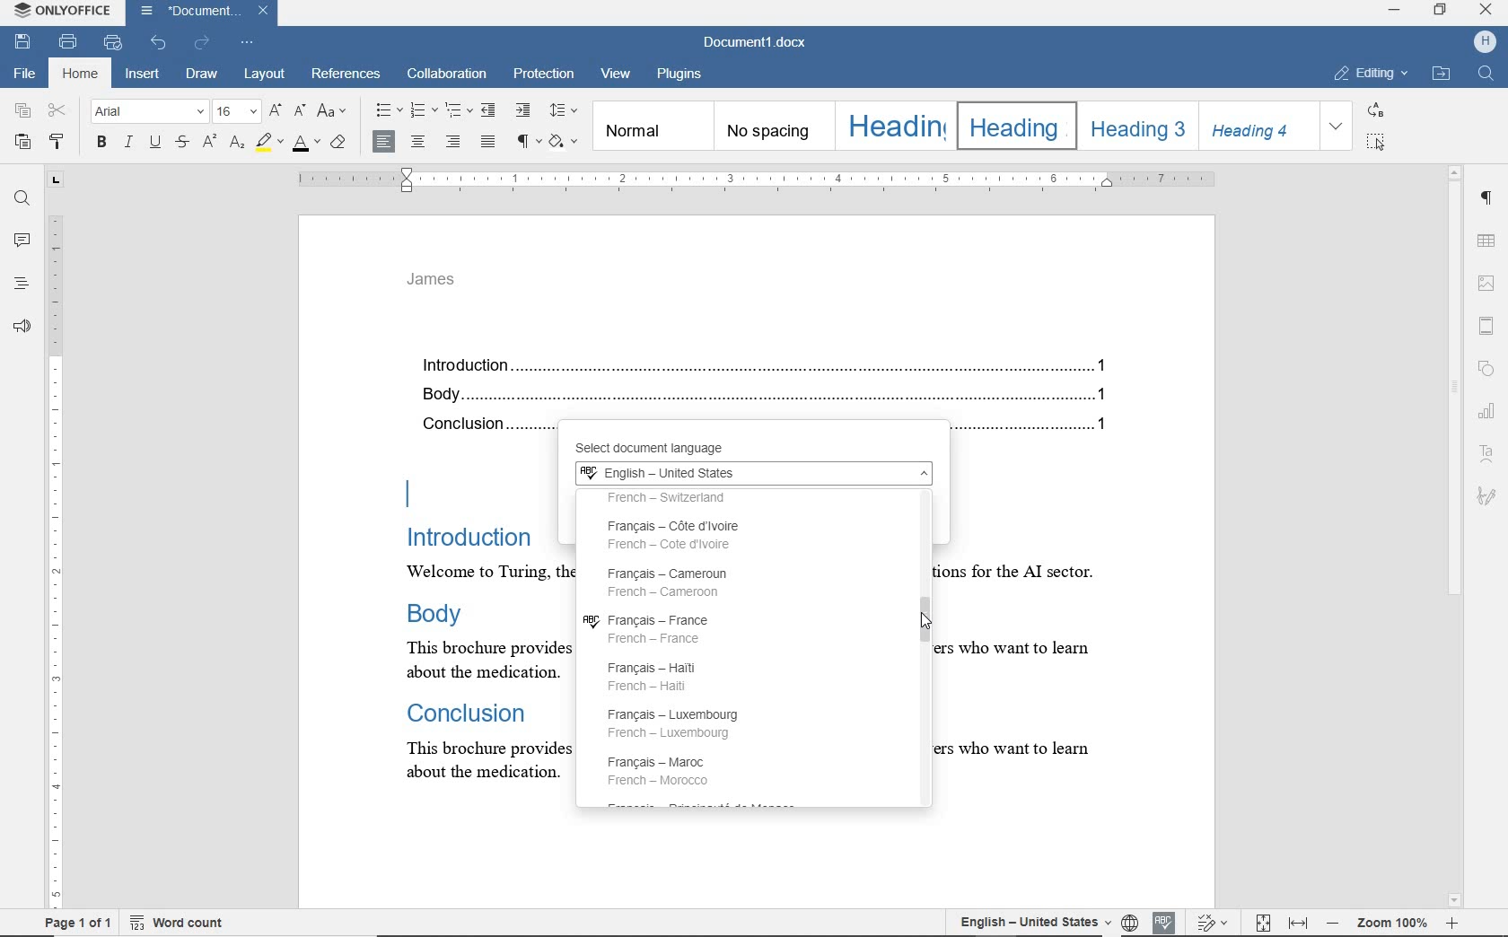  I want to click on SELECT ALL, so click(1378, 142).